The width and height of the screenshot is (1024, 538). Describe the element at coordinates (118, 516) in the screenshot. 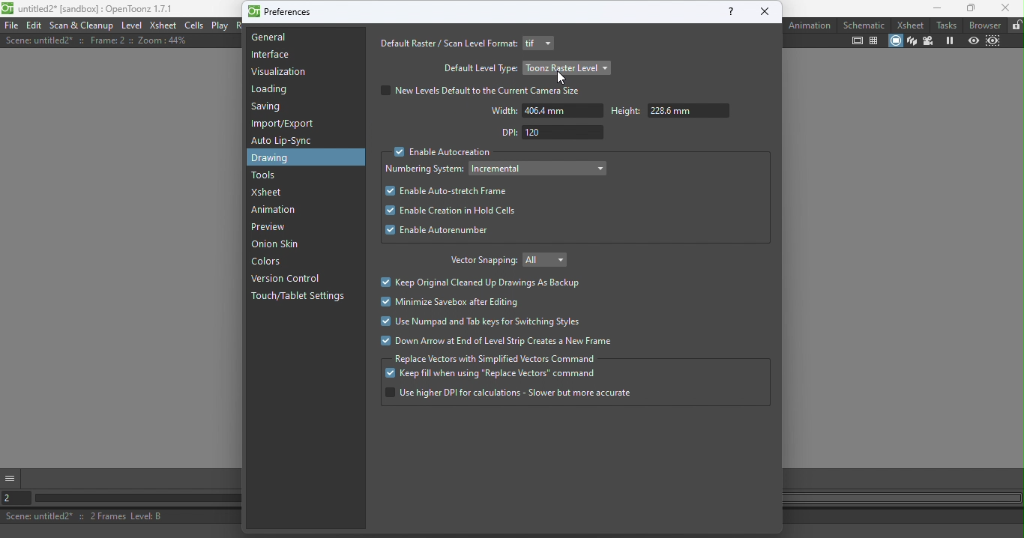

I see `Scene: untitled2* :: 2 Frames Level: B` at that location.